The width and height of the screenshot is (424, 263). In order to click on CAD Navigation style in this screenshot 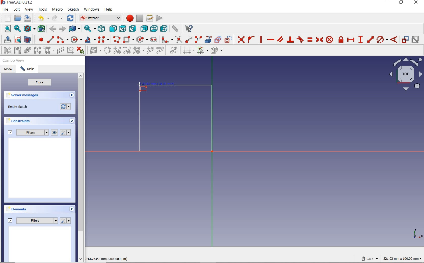, I will do `click(368, 258)`.